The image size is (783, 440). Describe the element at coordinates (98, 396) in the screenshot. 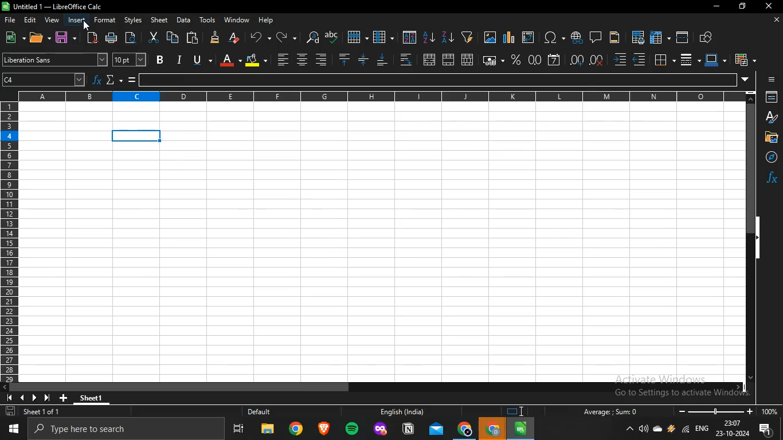

I see `sheet1` at that location.